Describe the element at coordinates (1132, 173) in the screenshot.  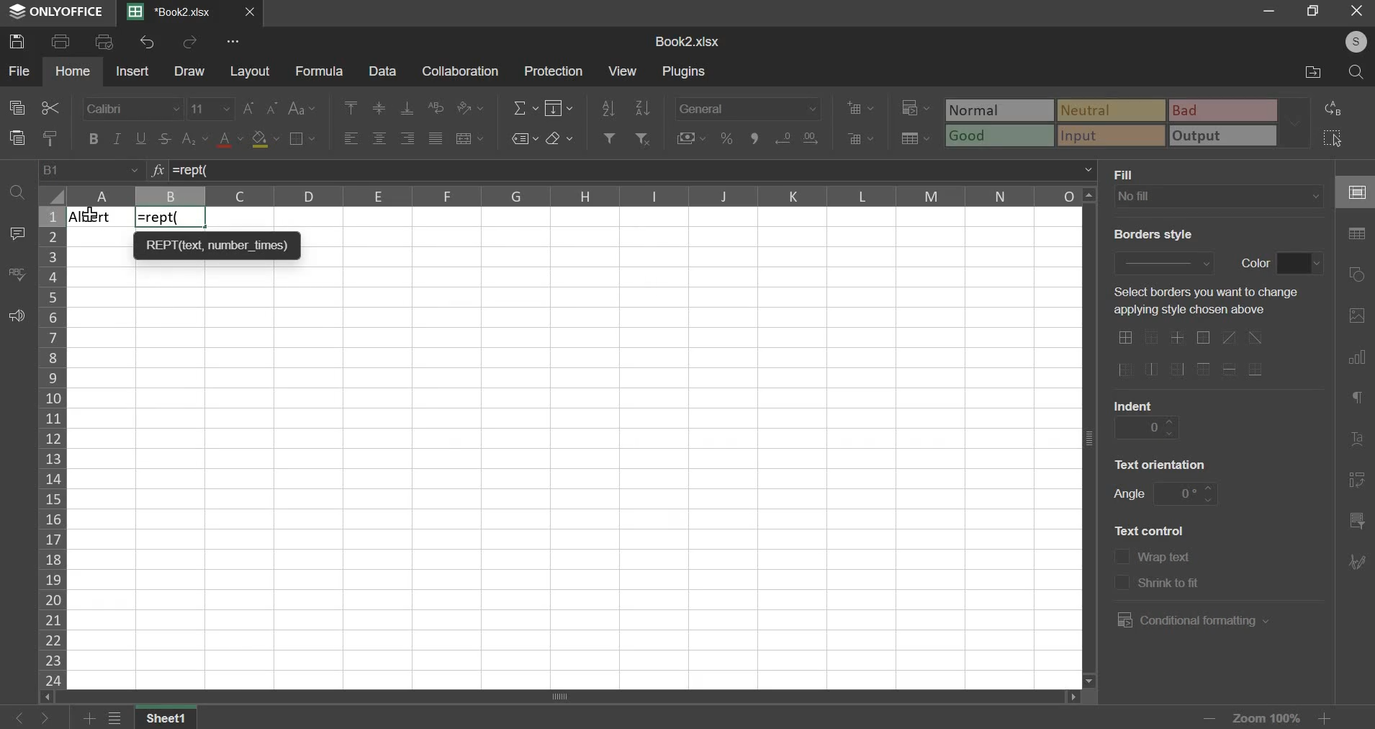
I see `FILL` at that location.